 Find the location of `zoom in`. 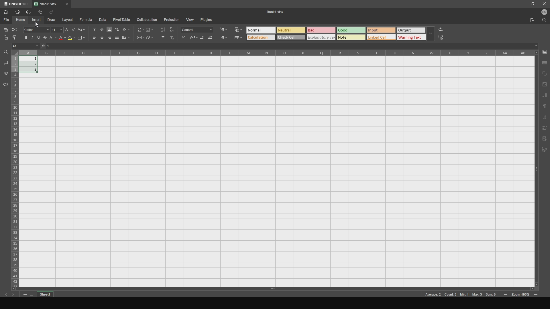

zoom in is located at coordinates (505, 295).